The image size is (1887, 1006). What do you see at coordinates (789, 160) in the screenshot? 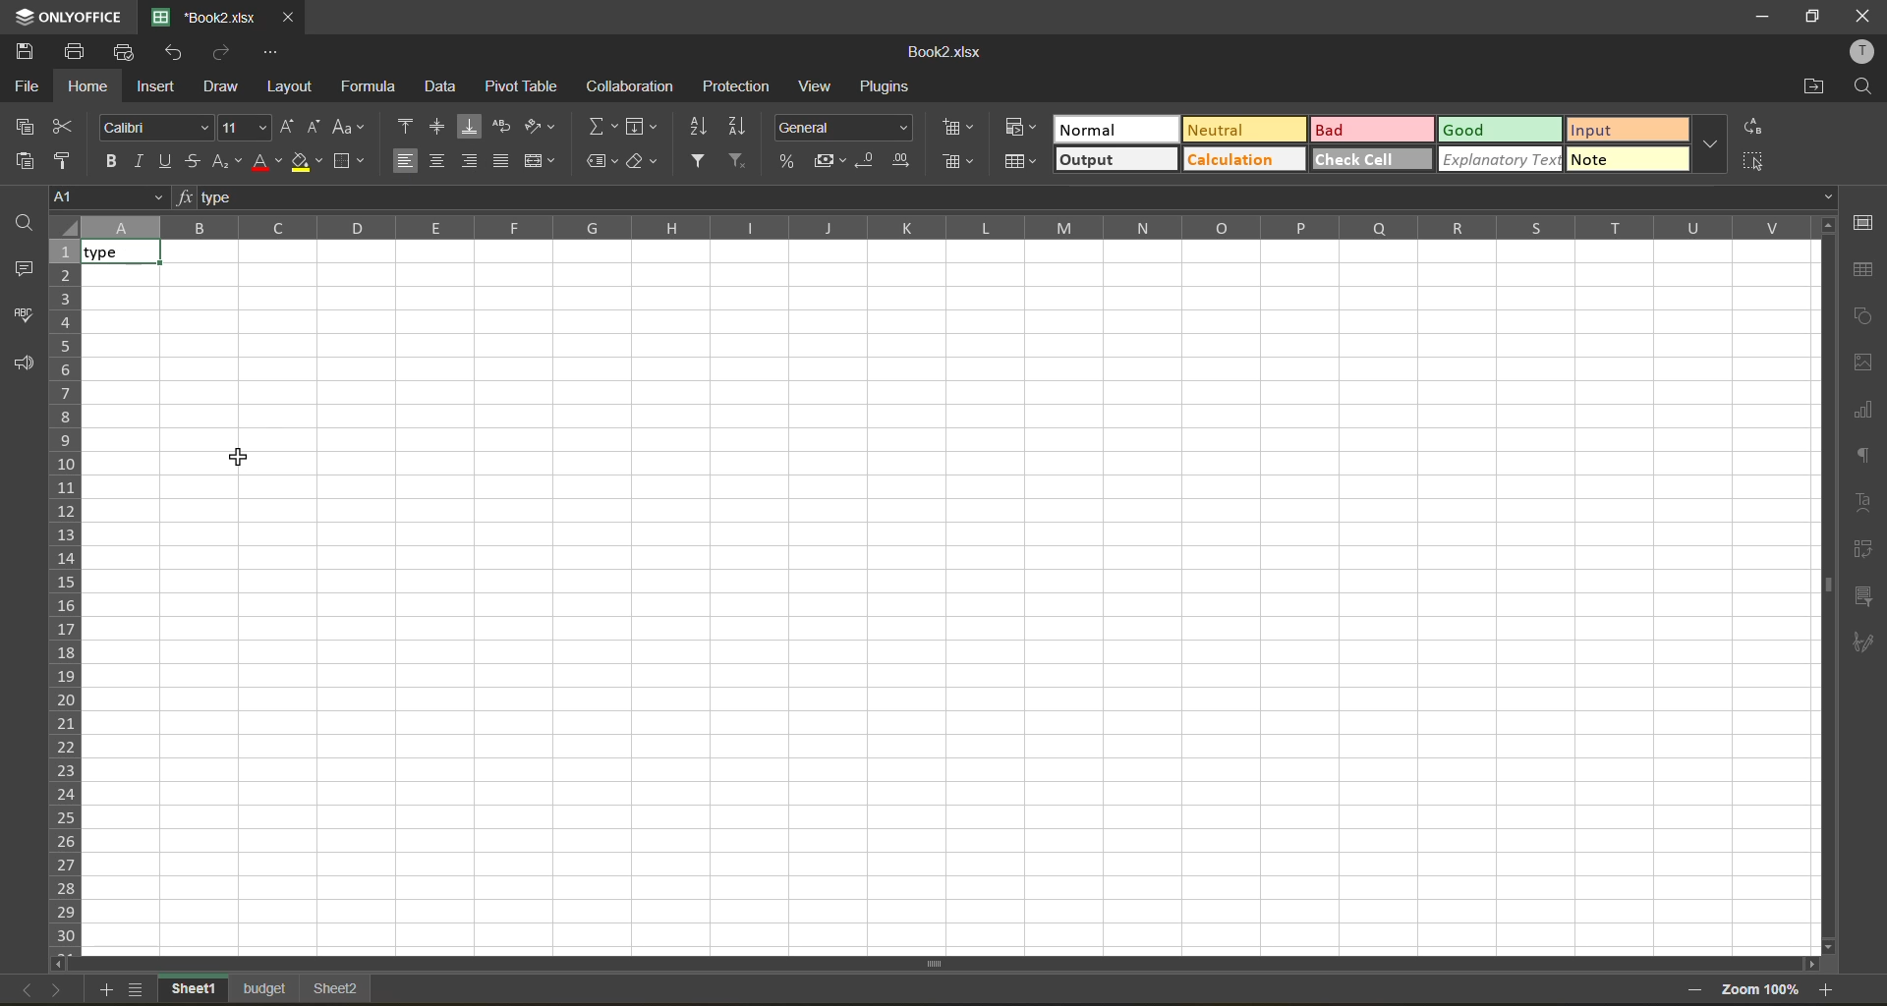
I see `percent` at bounding box center [789, 160].